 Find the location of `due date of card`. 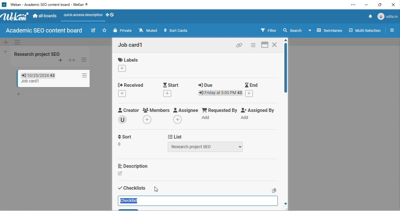

due date of card is located at coordinates (35, 75).